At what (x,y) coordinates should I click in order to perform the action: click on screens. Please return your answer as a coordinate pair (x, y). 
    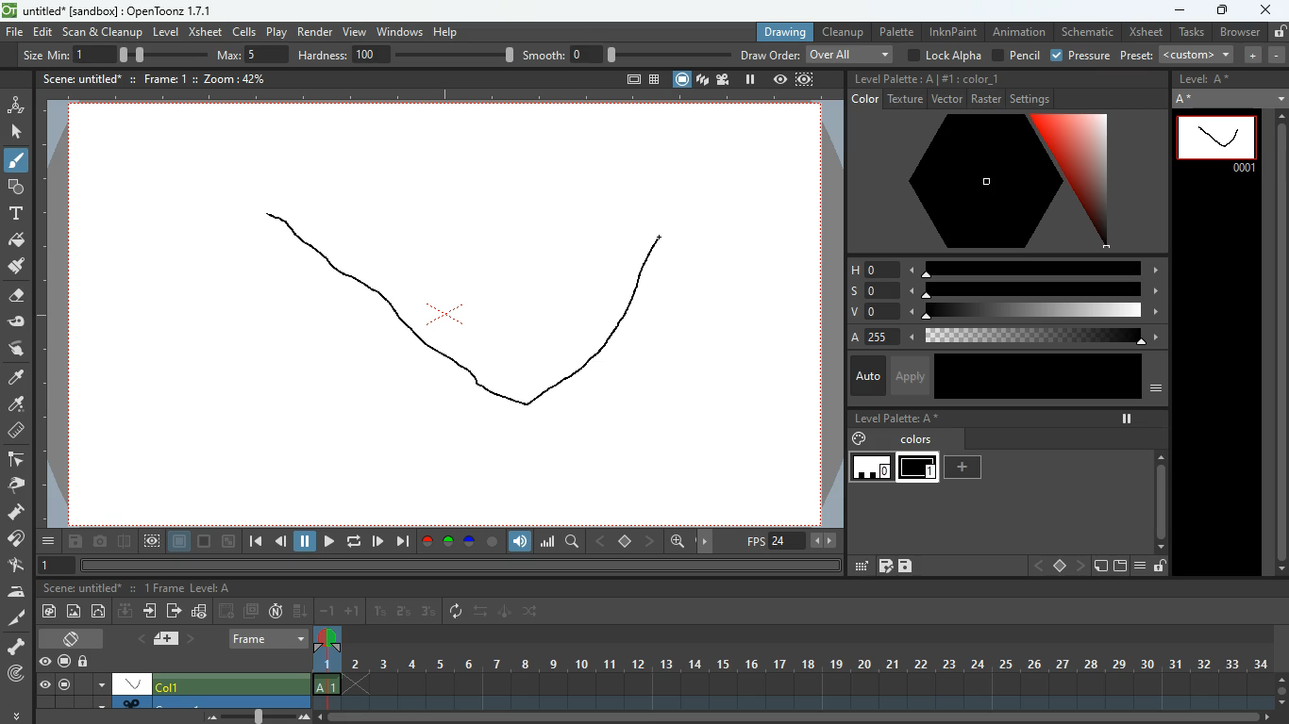
    Looking at the image, I should click on (702, 81).